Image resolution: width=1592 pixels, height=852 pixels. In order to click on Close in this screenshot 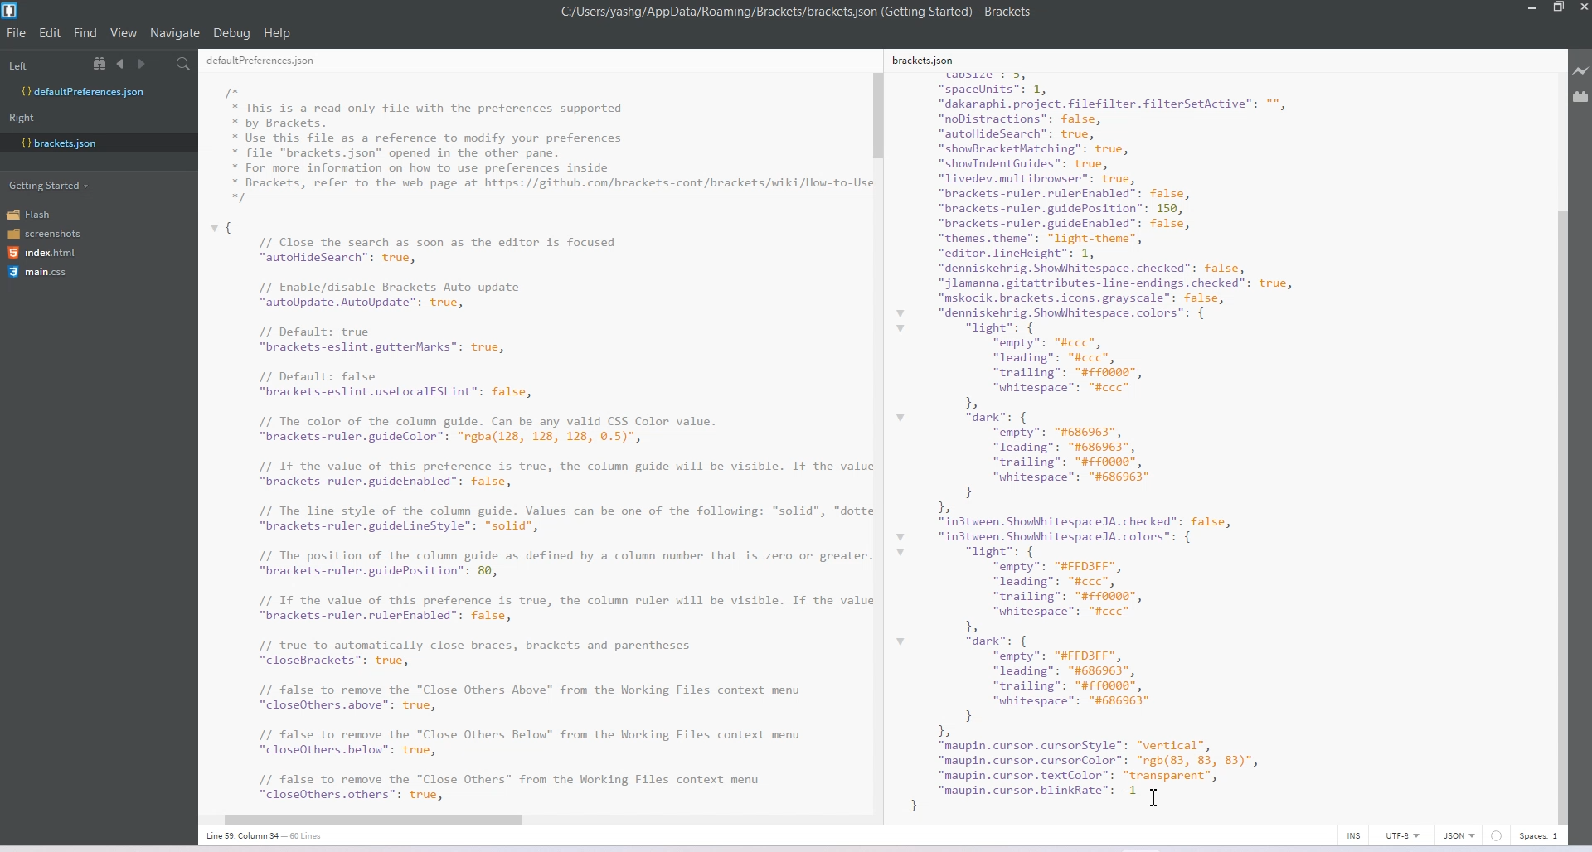, I will do `click(1582, 9)`.